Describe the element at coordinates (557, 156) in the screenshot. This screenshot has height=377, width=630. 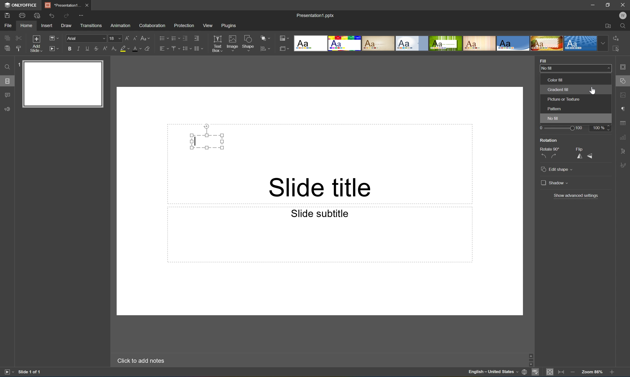
I see `Rotate 90° clockwise` at that location.